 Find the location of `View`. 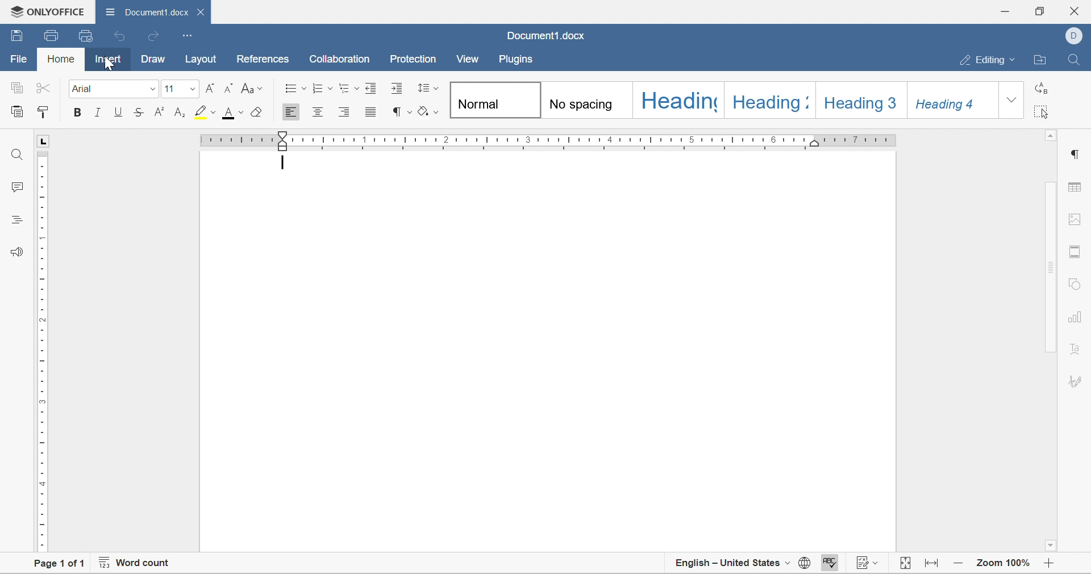

View is located at coordinates (468, 59).